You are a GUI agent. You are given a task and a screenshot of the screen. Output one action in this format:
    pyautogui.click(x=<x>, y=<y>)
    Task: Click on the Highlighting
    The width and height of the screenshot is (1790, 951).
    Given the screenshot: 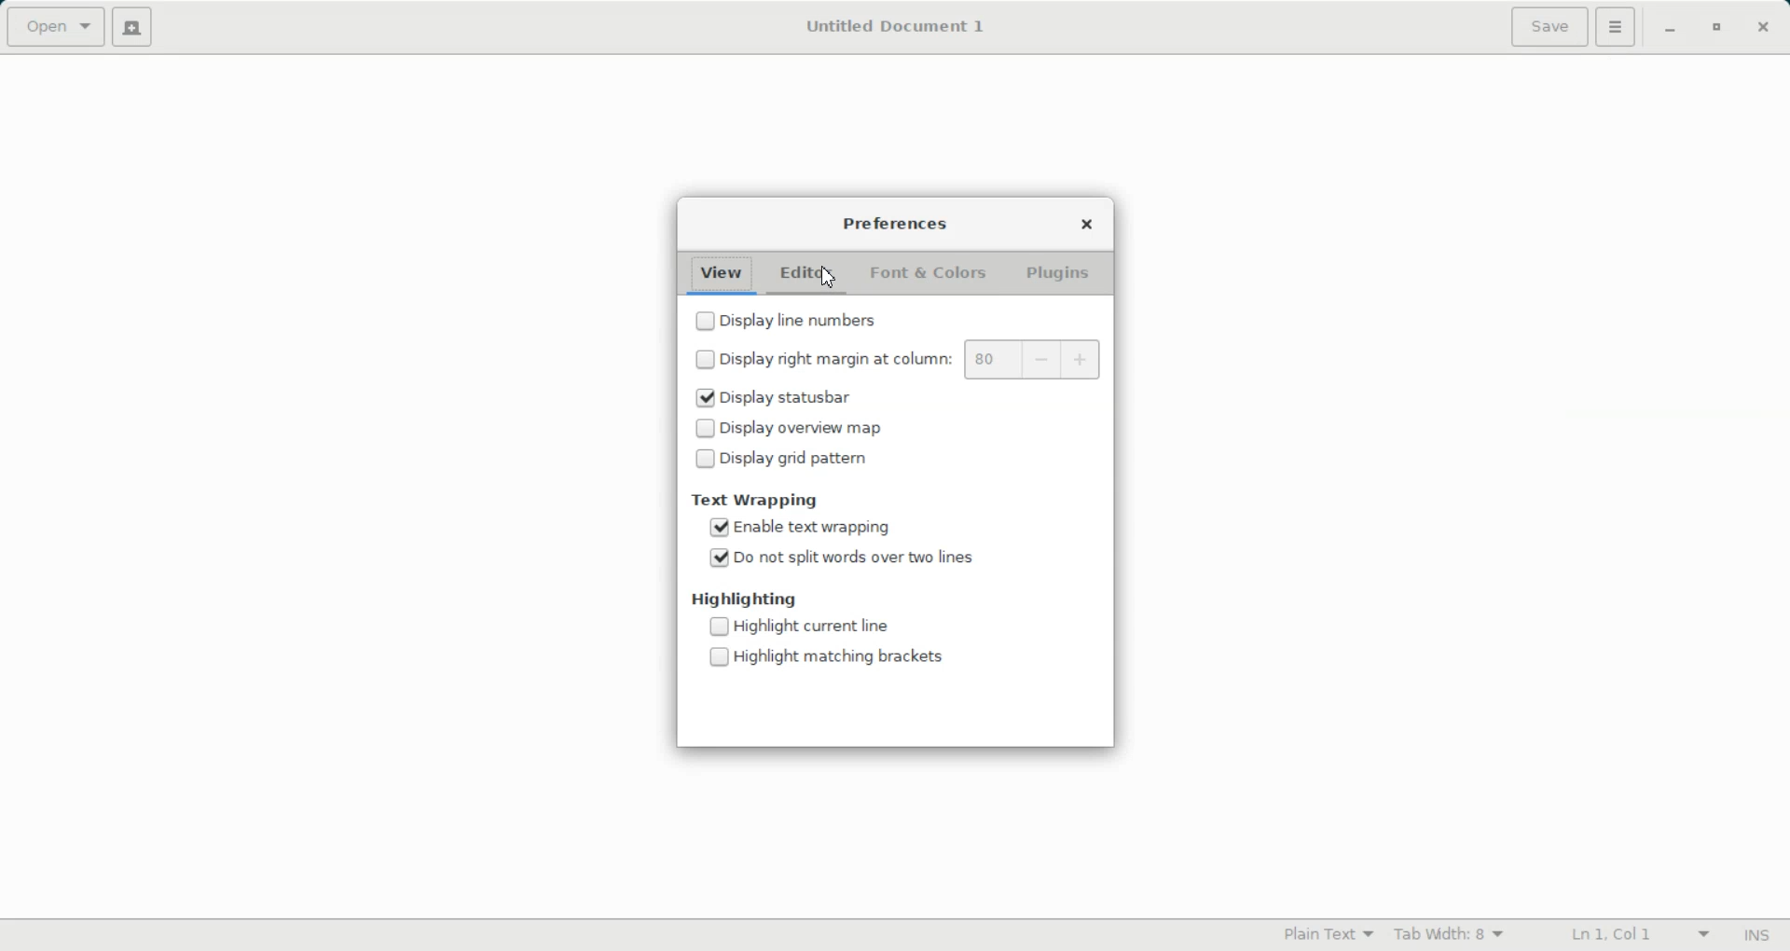 What is the action you would take?
    pyautogui.click(x=758, y=597)
    